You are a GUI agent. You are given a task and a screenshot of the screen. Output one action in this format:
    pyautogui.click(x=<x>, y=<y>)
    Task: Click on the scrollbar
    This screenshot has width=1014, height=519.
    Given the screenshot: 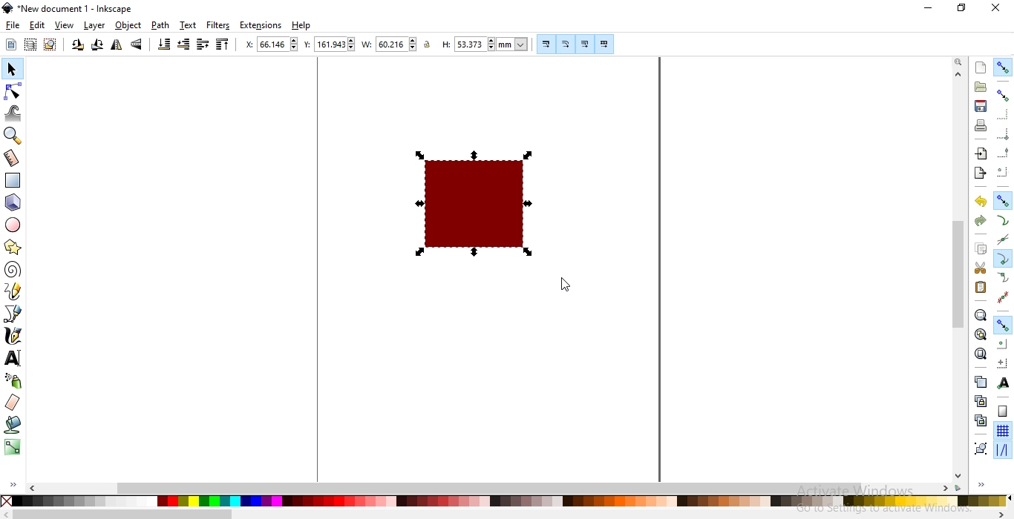 What is the action you would take?
    pyautogui.click(x=958, y=273)
    